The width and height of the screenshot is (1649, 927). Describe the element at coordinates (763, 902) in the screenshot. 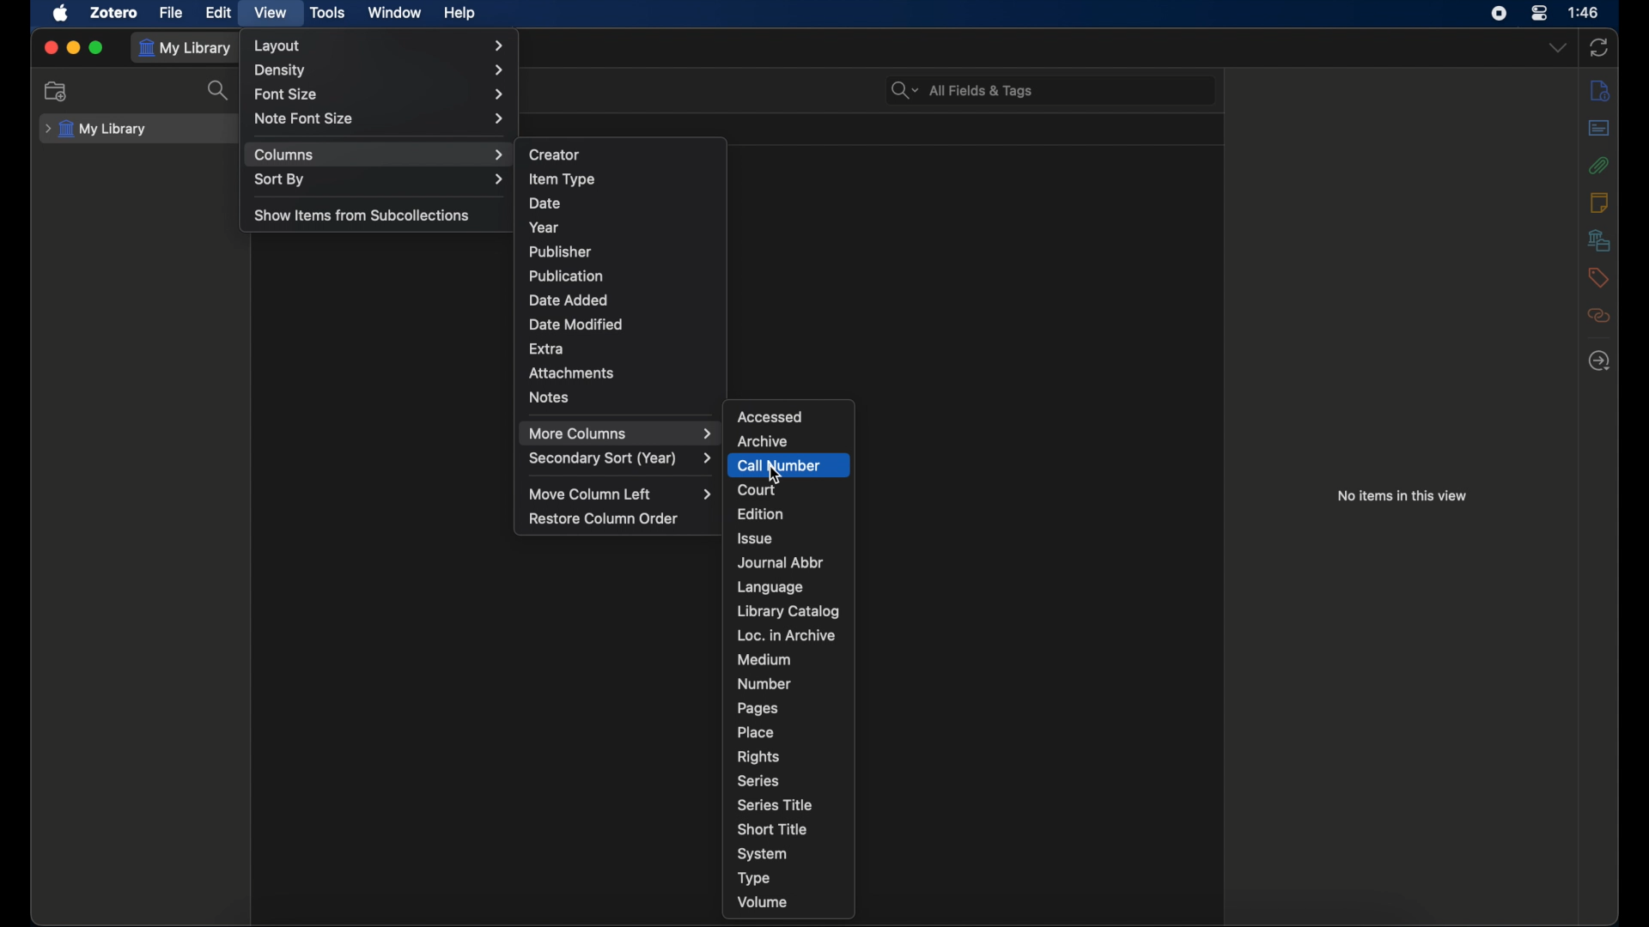

I see `volume` at that location.